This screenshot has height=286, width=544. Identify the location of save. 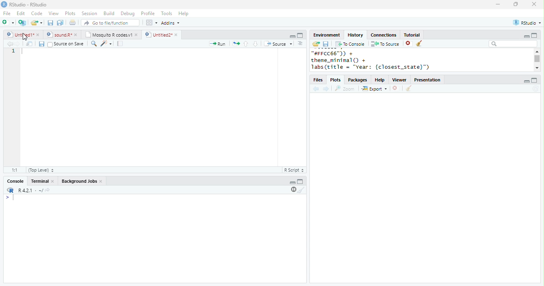
(326, 44).